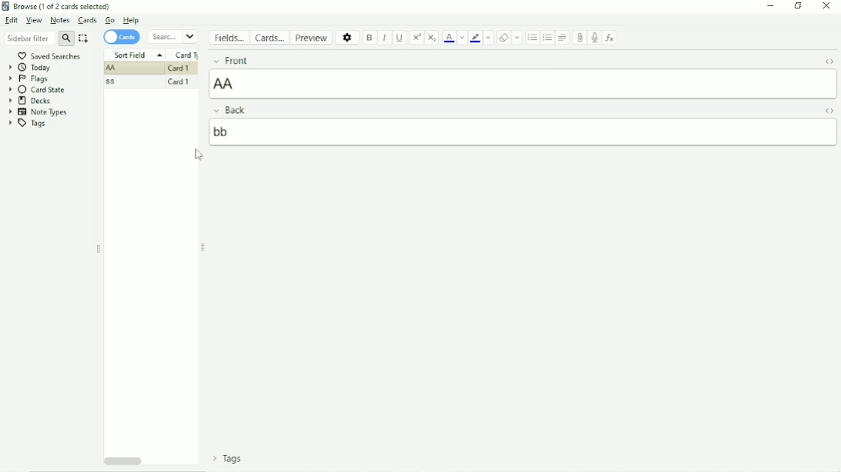 This screenshot has height=472, width=841. What do you see at coordinates (596, 38) in the screenshot?
I see `Record audio` at bounding box center [596, 38].